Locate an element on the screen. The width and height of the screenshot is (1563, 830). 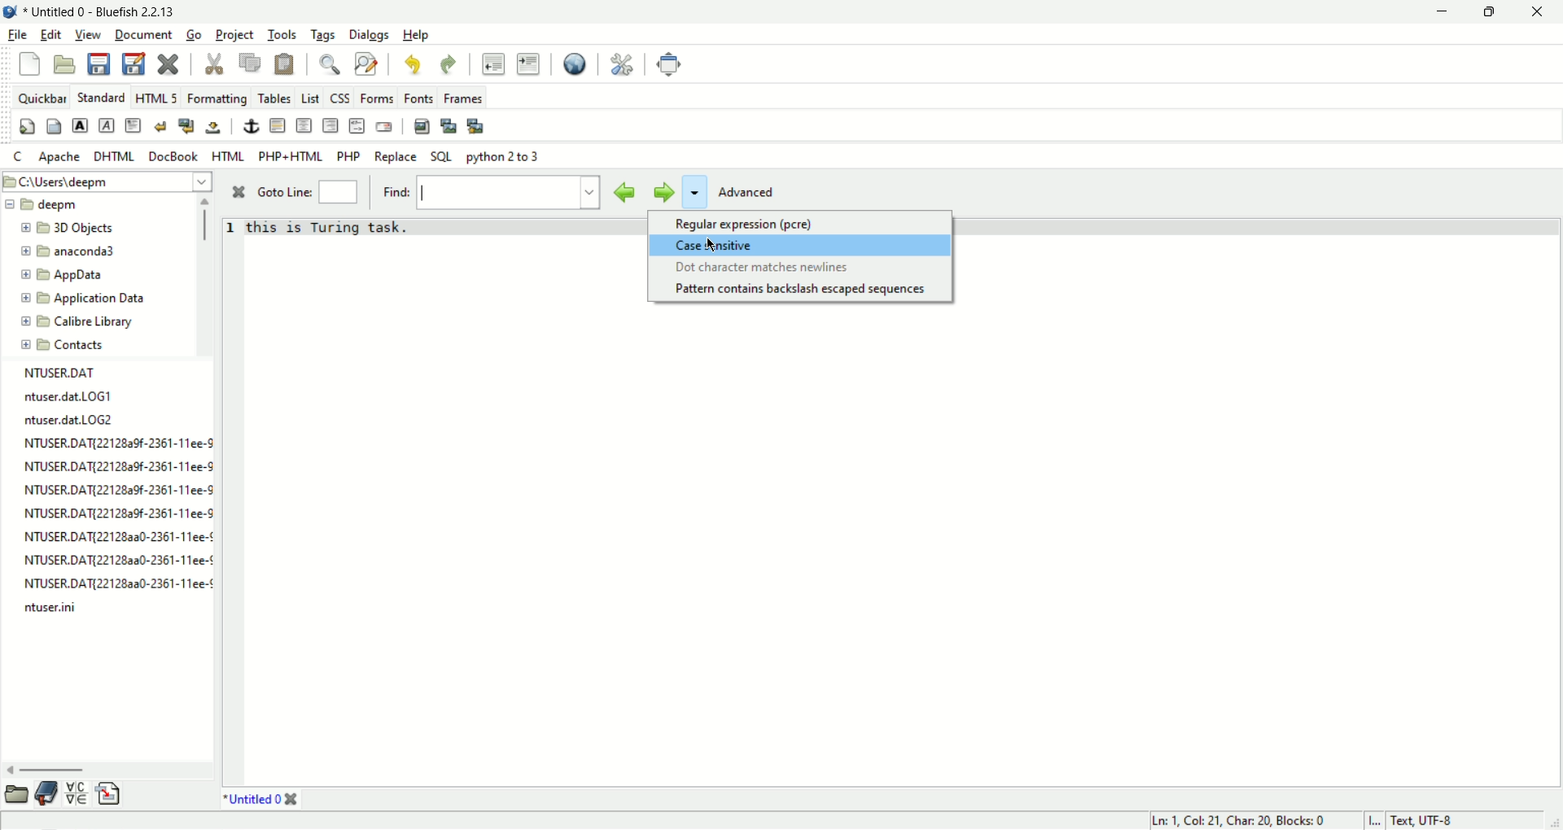
New file is located at coordinates (28, 63).